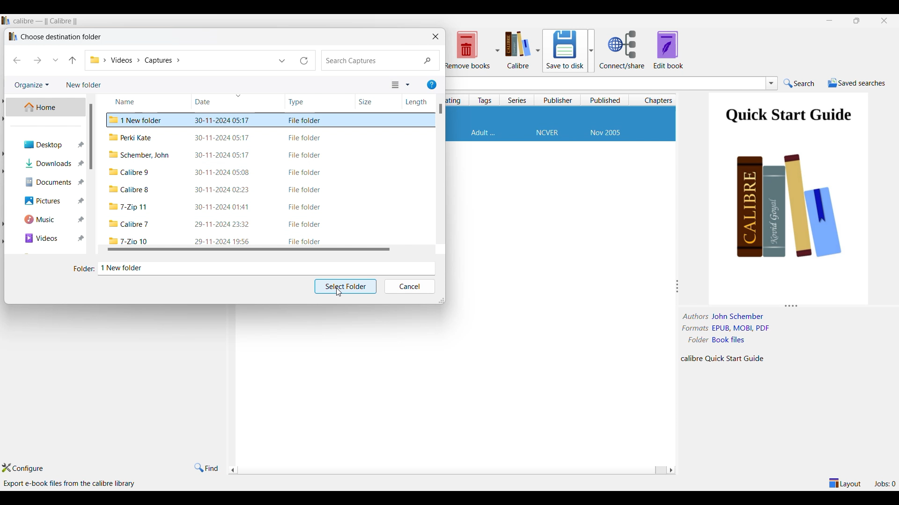 The image size is (899, 505). What do you see at coordinates (346, 287) in the screenshot?
I see `Select folder` at bounding box center [346, 287].